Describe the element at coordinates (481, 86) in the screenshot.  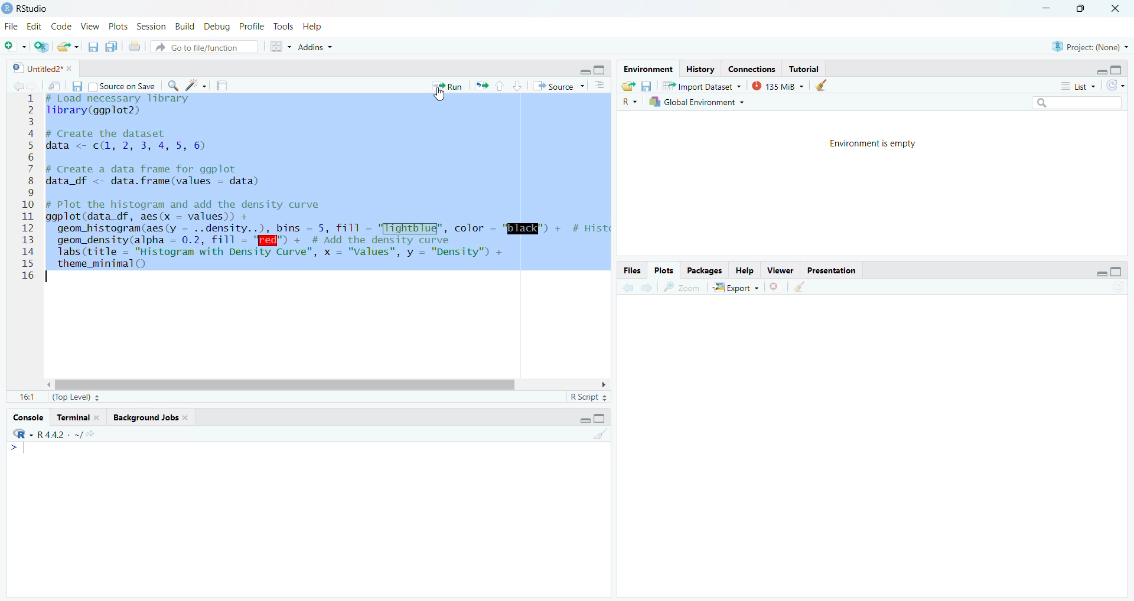
I see `Re-run the previous code again` at that location.